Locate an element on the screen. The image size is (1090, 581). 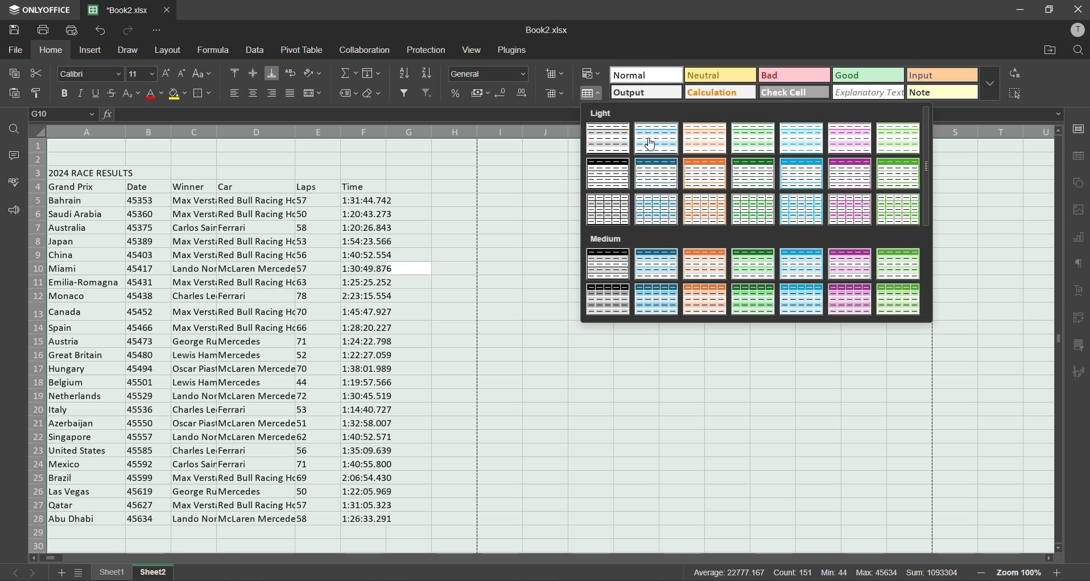
fx is located at coordinates (109, 115).